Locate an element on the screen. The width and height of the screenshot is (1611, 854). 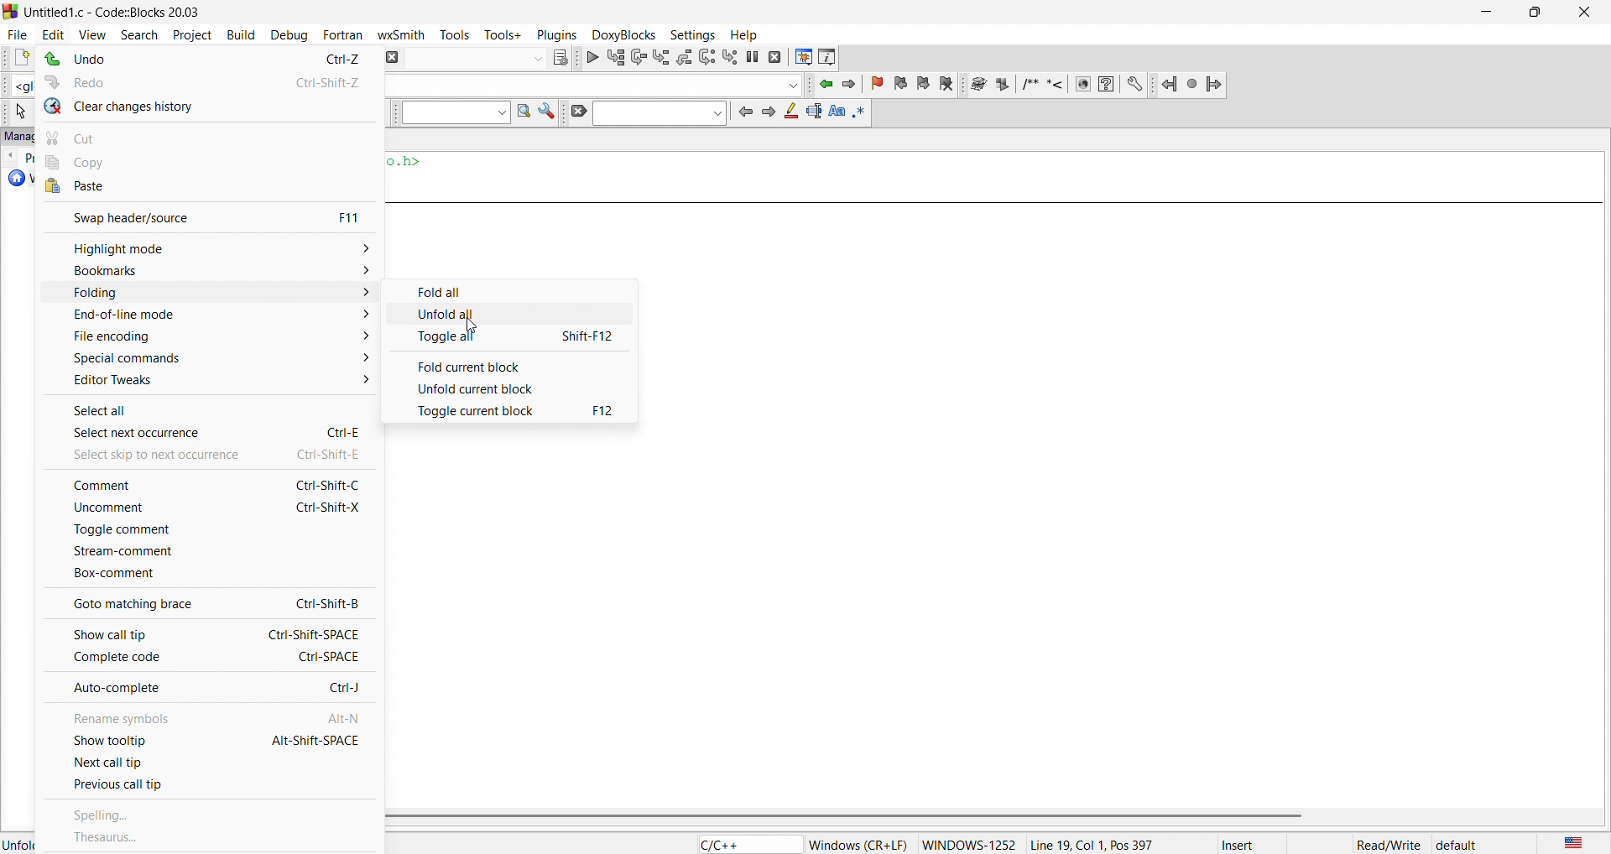
stream comment is located at coordinates (208, 550).